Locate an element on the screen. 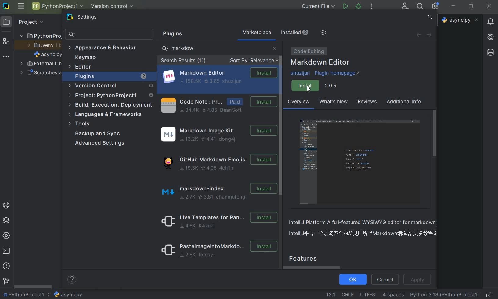 The width and height of the screenshot is (498, 299). minimize is located at coordinates (454, 6).